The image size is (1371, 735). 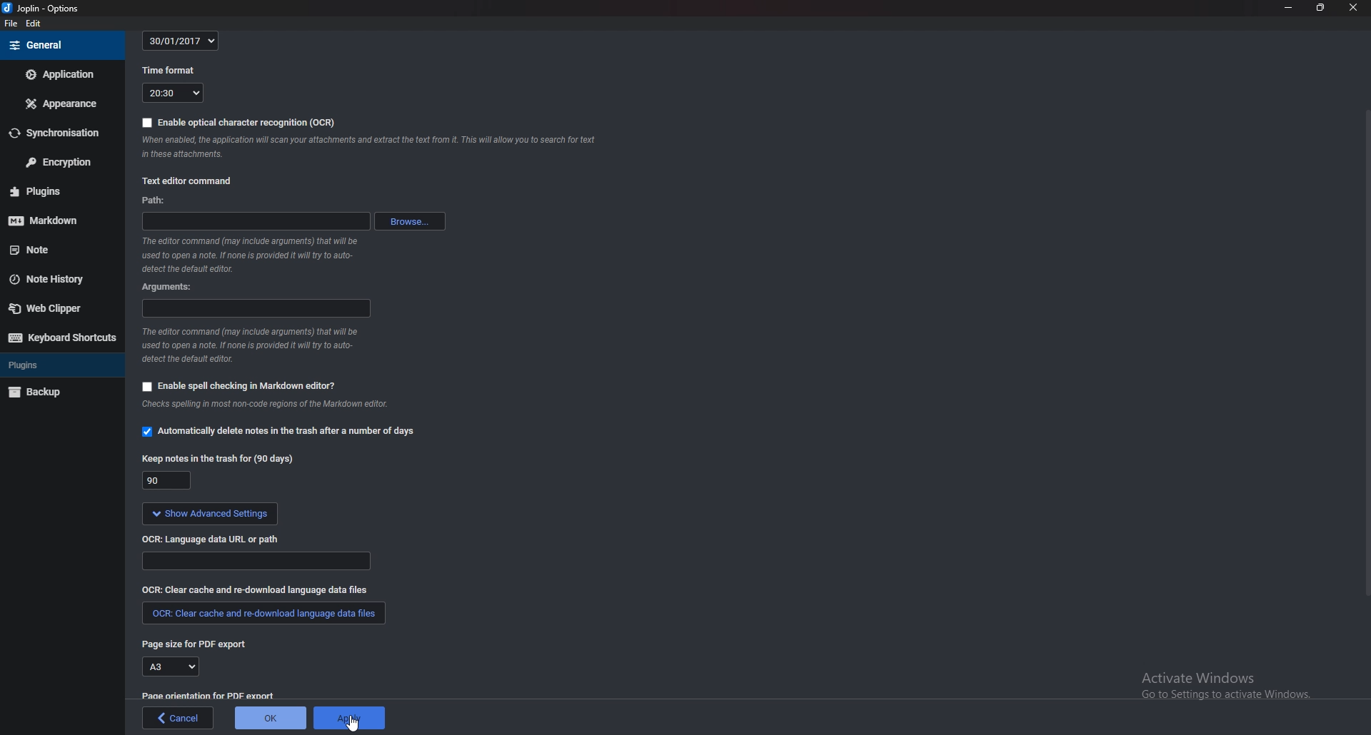 What do you see at coordinates (190, 180) in the screenshot?
I see `Text editor command` at bounding box center [190, 180].